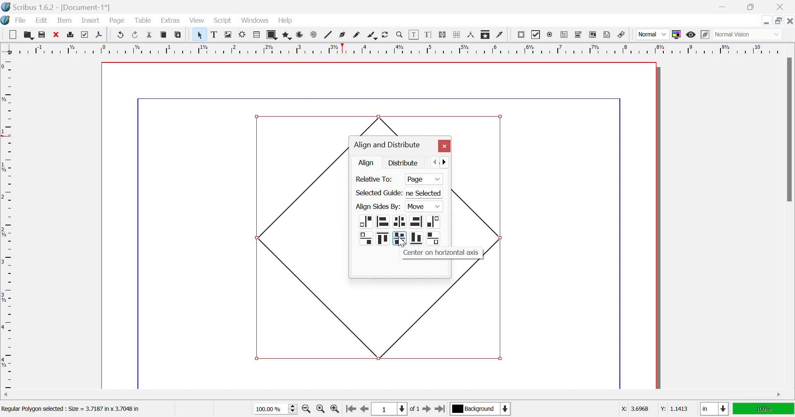 The height and width of the screenshot is (417, 795). What do you see at coordinates (121, 35) in the screenshot?
I see `Undo` at bounding box center [121, 35].